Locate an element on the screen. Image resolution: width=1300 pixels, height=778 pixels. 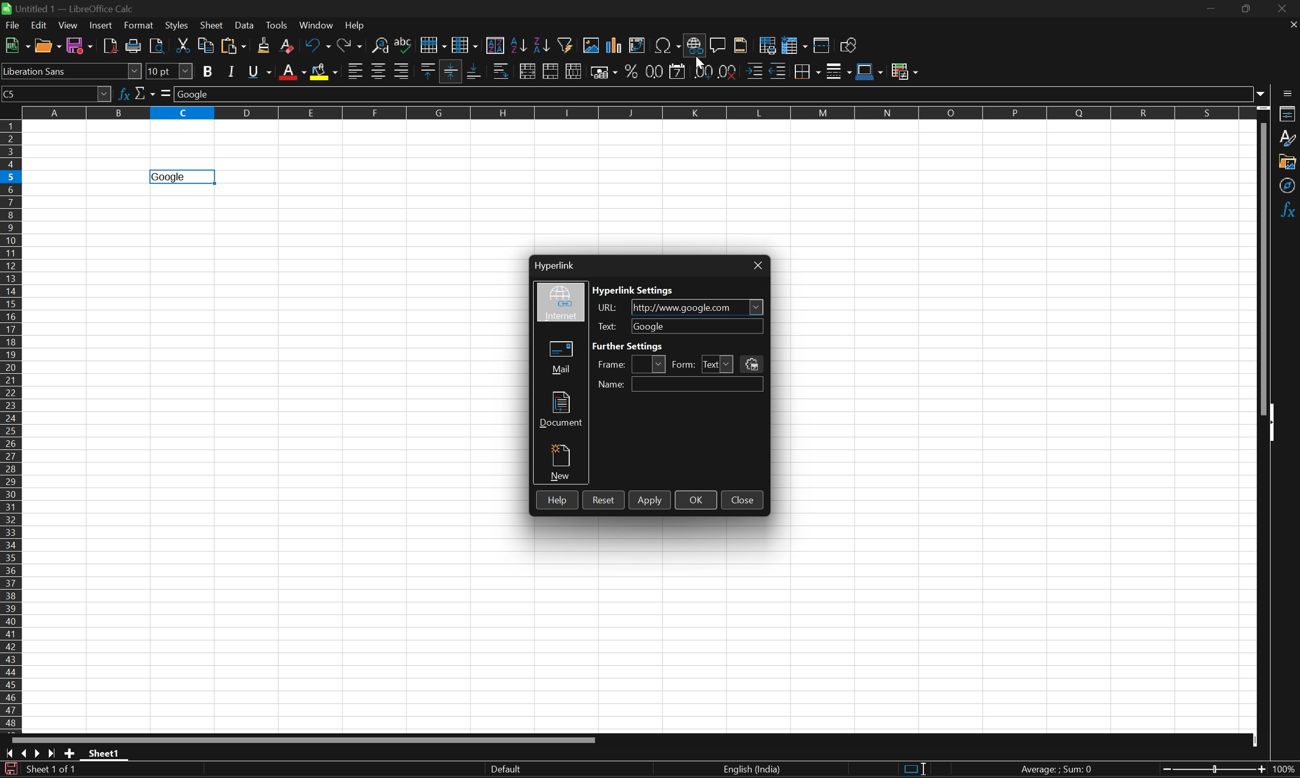
Hide is located at coordinates (1275, 423).